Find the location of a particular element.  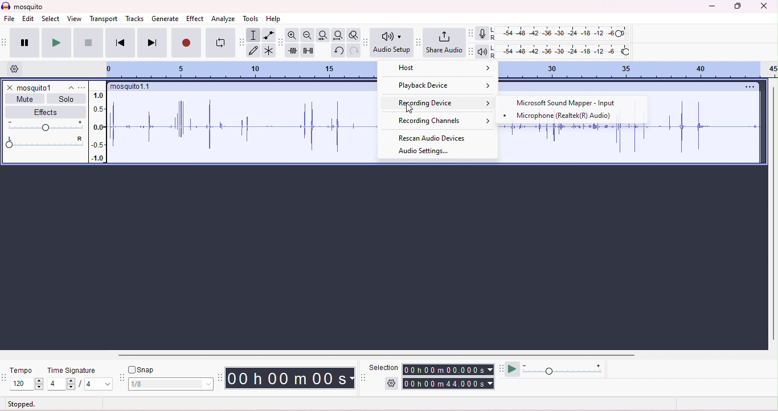

silence selection is located at coordinates (309, 51).